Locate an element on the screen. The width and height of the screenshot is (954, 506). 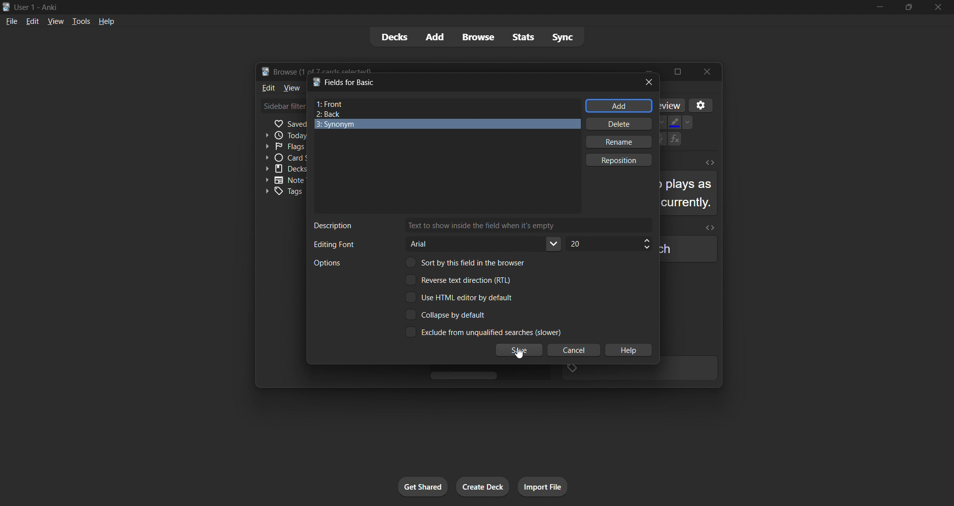
browse is located at coordinates (477, 38).